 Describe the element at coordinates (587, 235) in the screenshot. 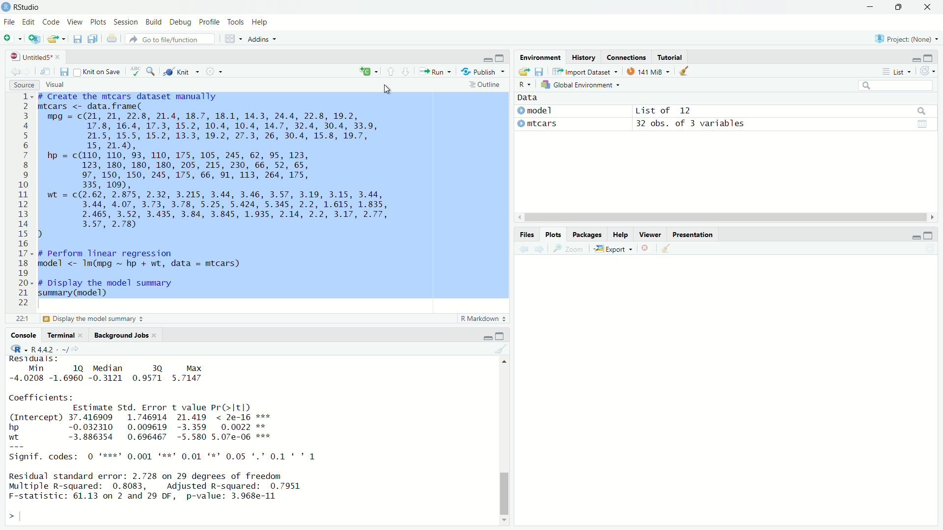

I see `Packages` at that location.